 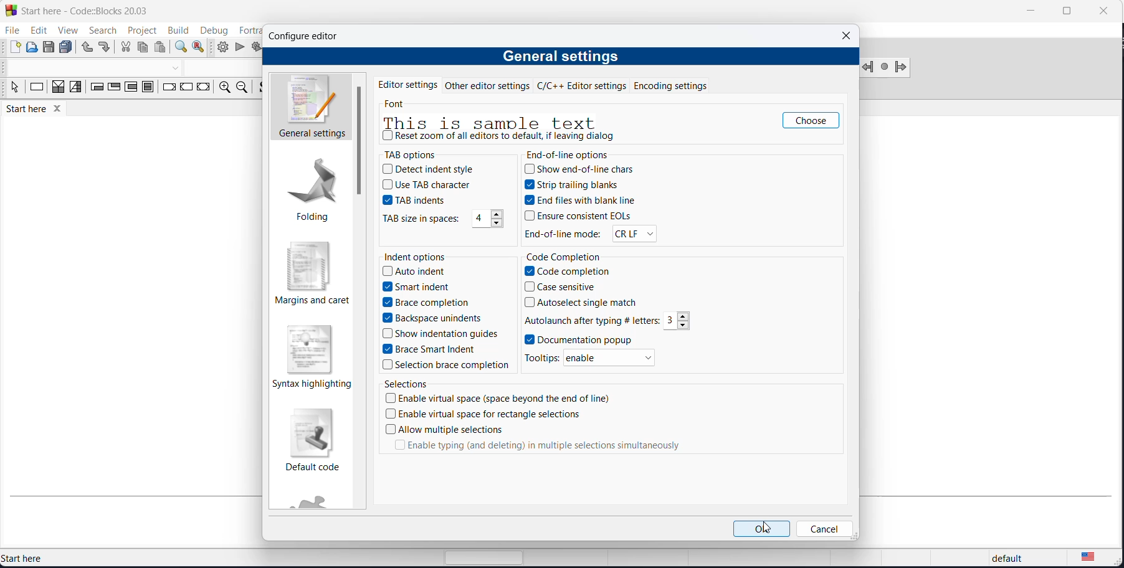 I want to click on use TAB character, so click(x=428, y=186).